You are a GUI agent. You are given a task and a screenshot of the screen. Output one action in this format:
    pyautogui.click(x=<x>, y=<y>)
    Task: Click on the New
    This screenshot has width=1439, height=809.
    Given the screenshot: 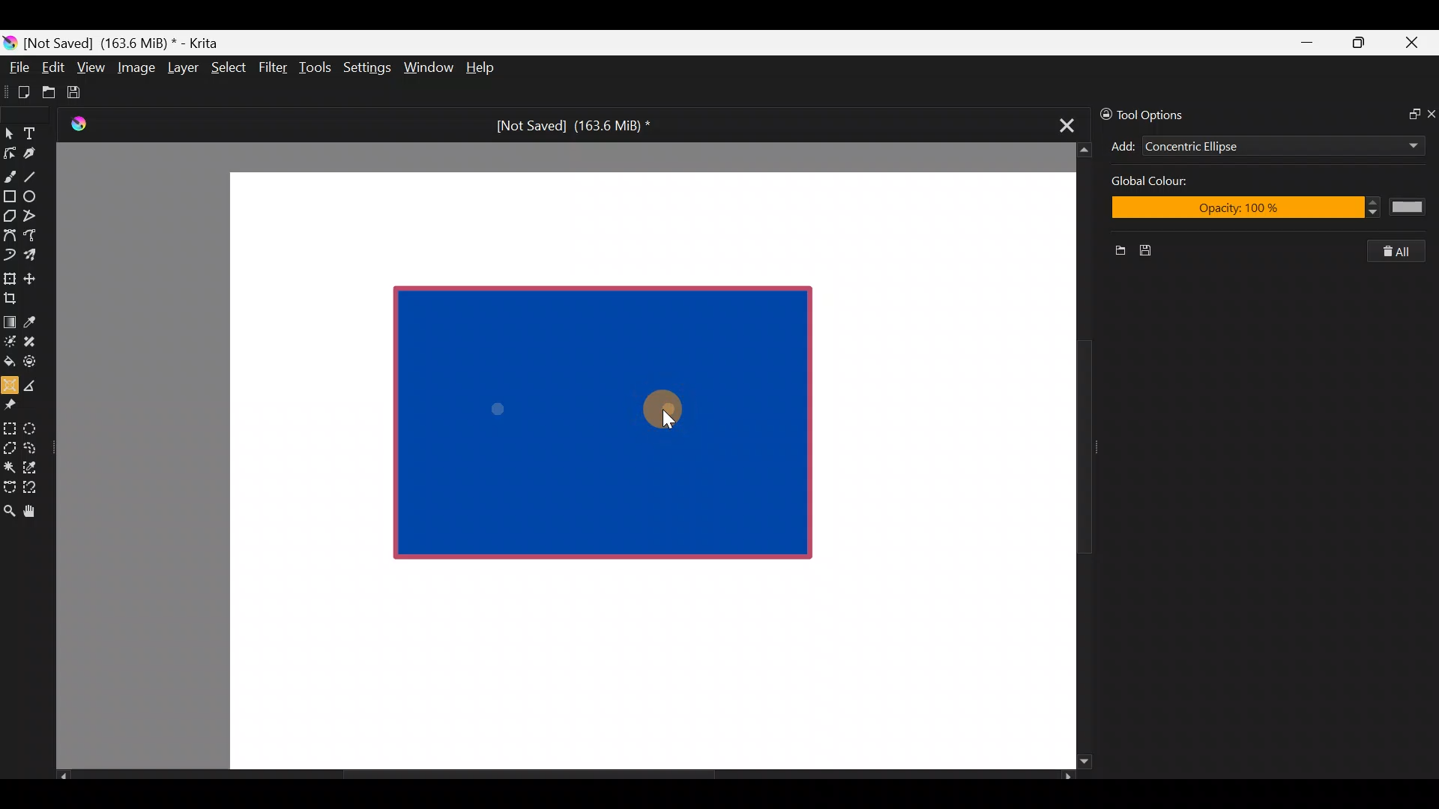 What is the action you would take?
    pyautogui.click(x=1114, y=252)
    